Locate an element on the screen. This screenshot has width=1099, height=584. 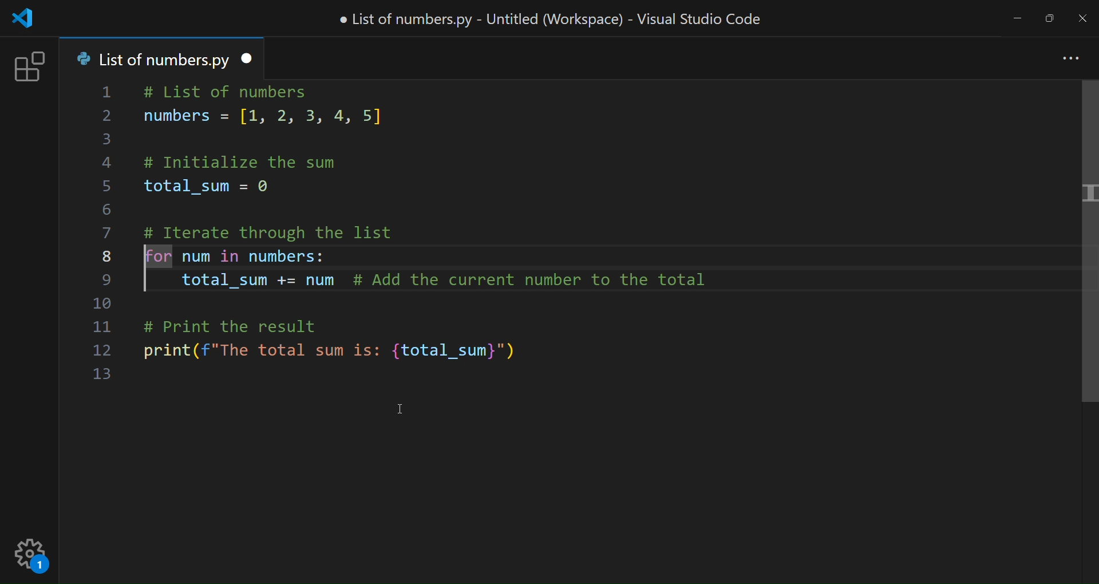
scroll bar is located at coordinates (1081, 249).